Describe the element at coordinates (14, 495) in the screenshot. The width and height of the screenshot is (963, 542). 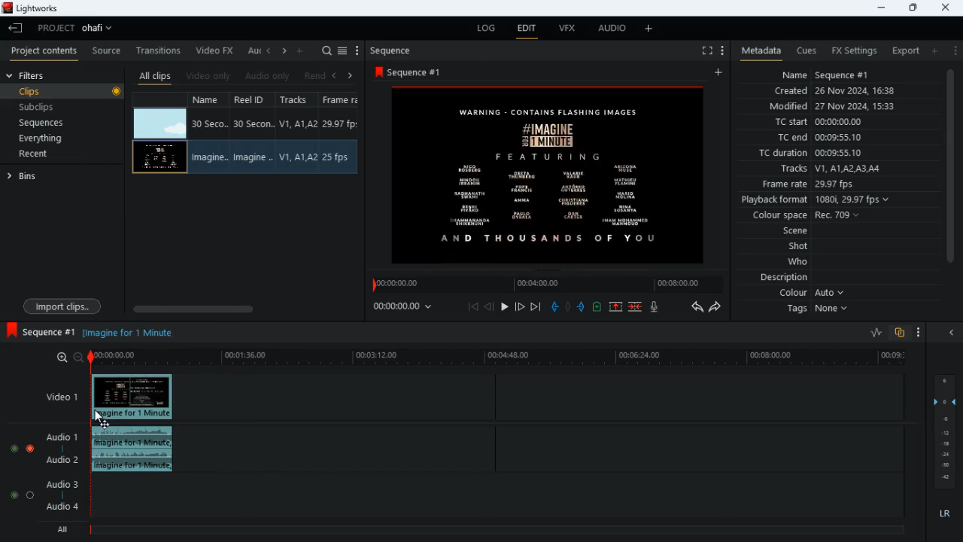
I see `toggle` at that location.